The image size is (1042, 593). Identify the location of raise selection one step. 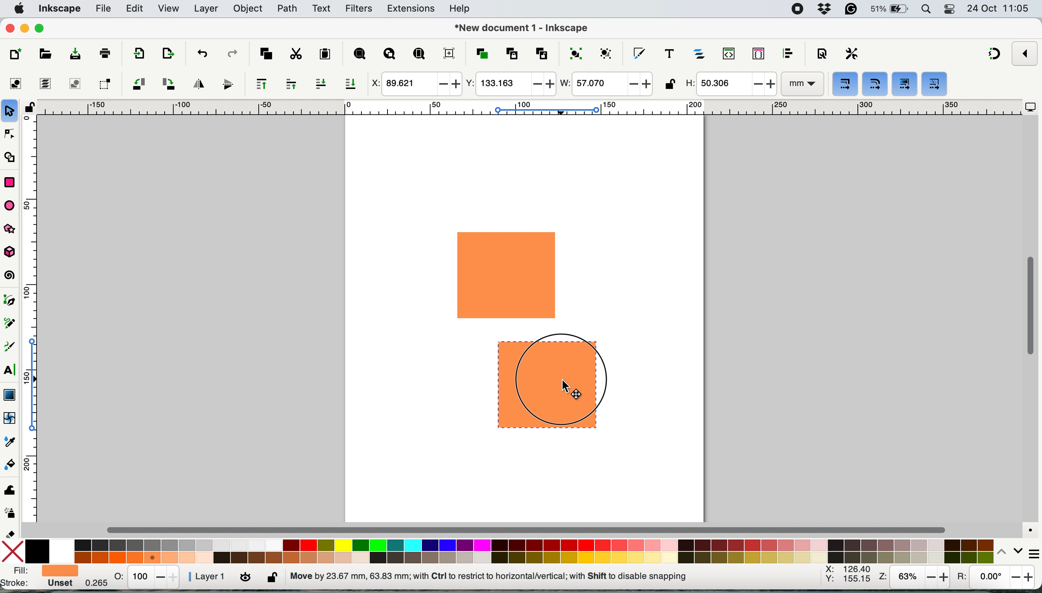
(291, 84).